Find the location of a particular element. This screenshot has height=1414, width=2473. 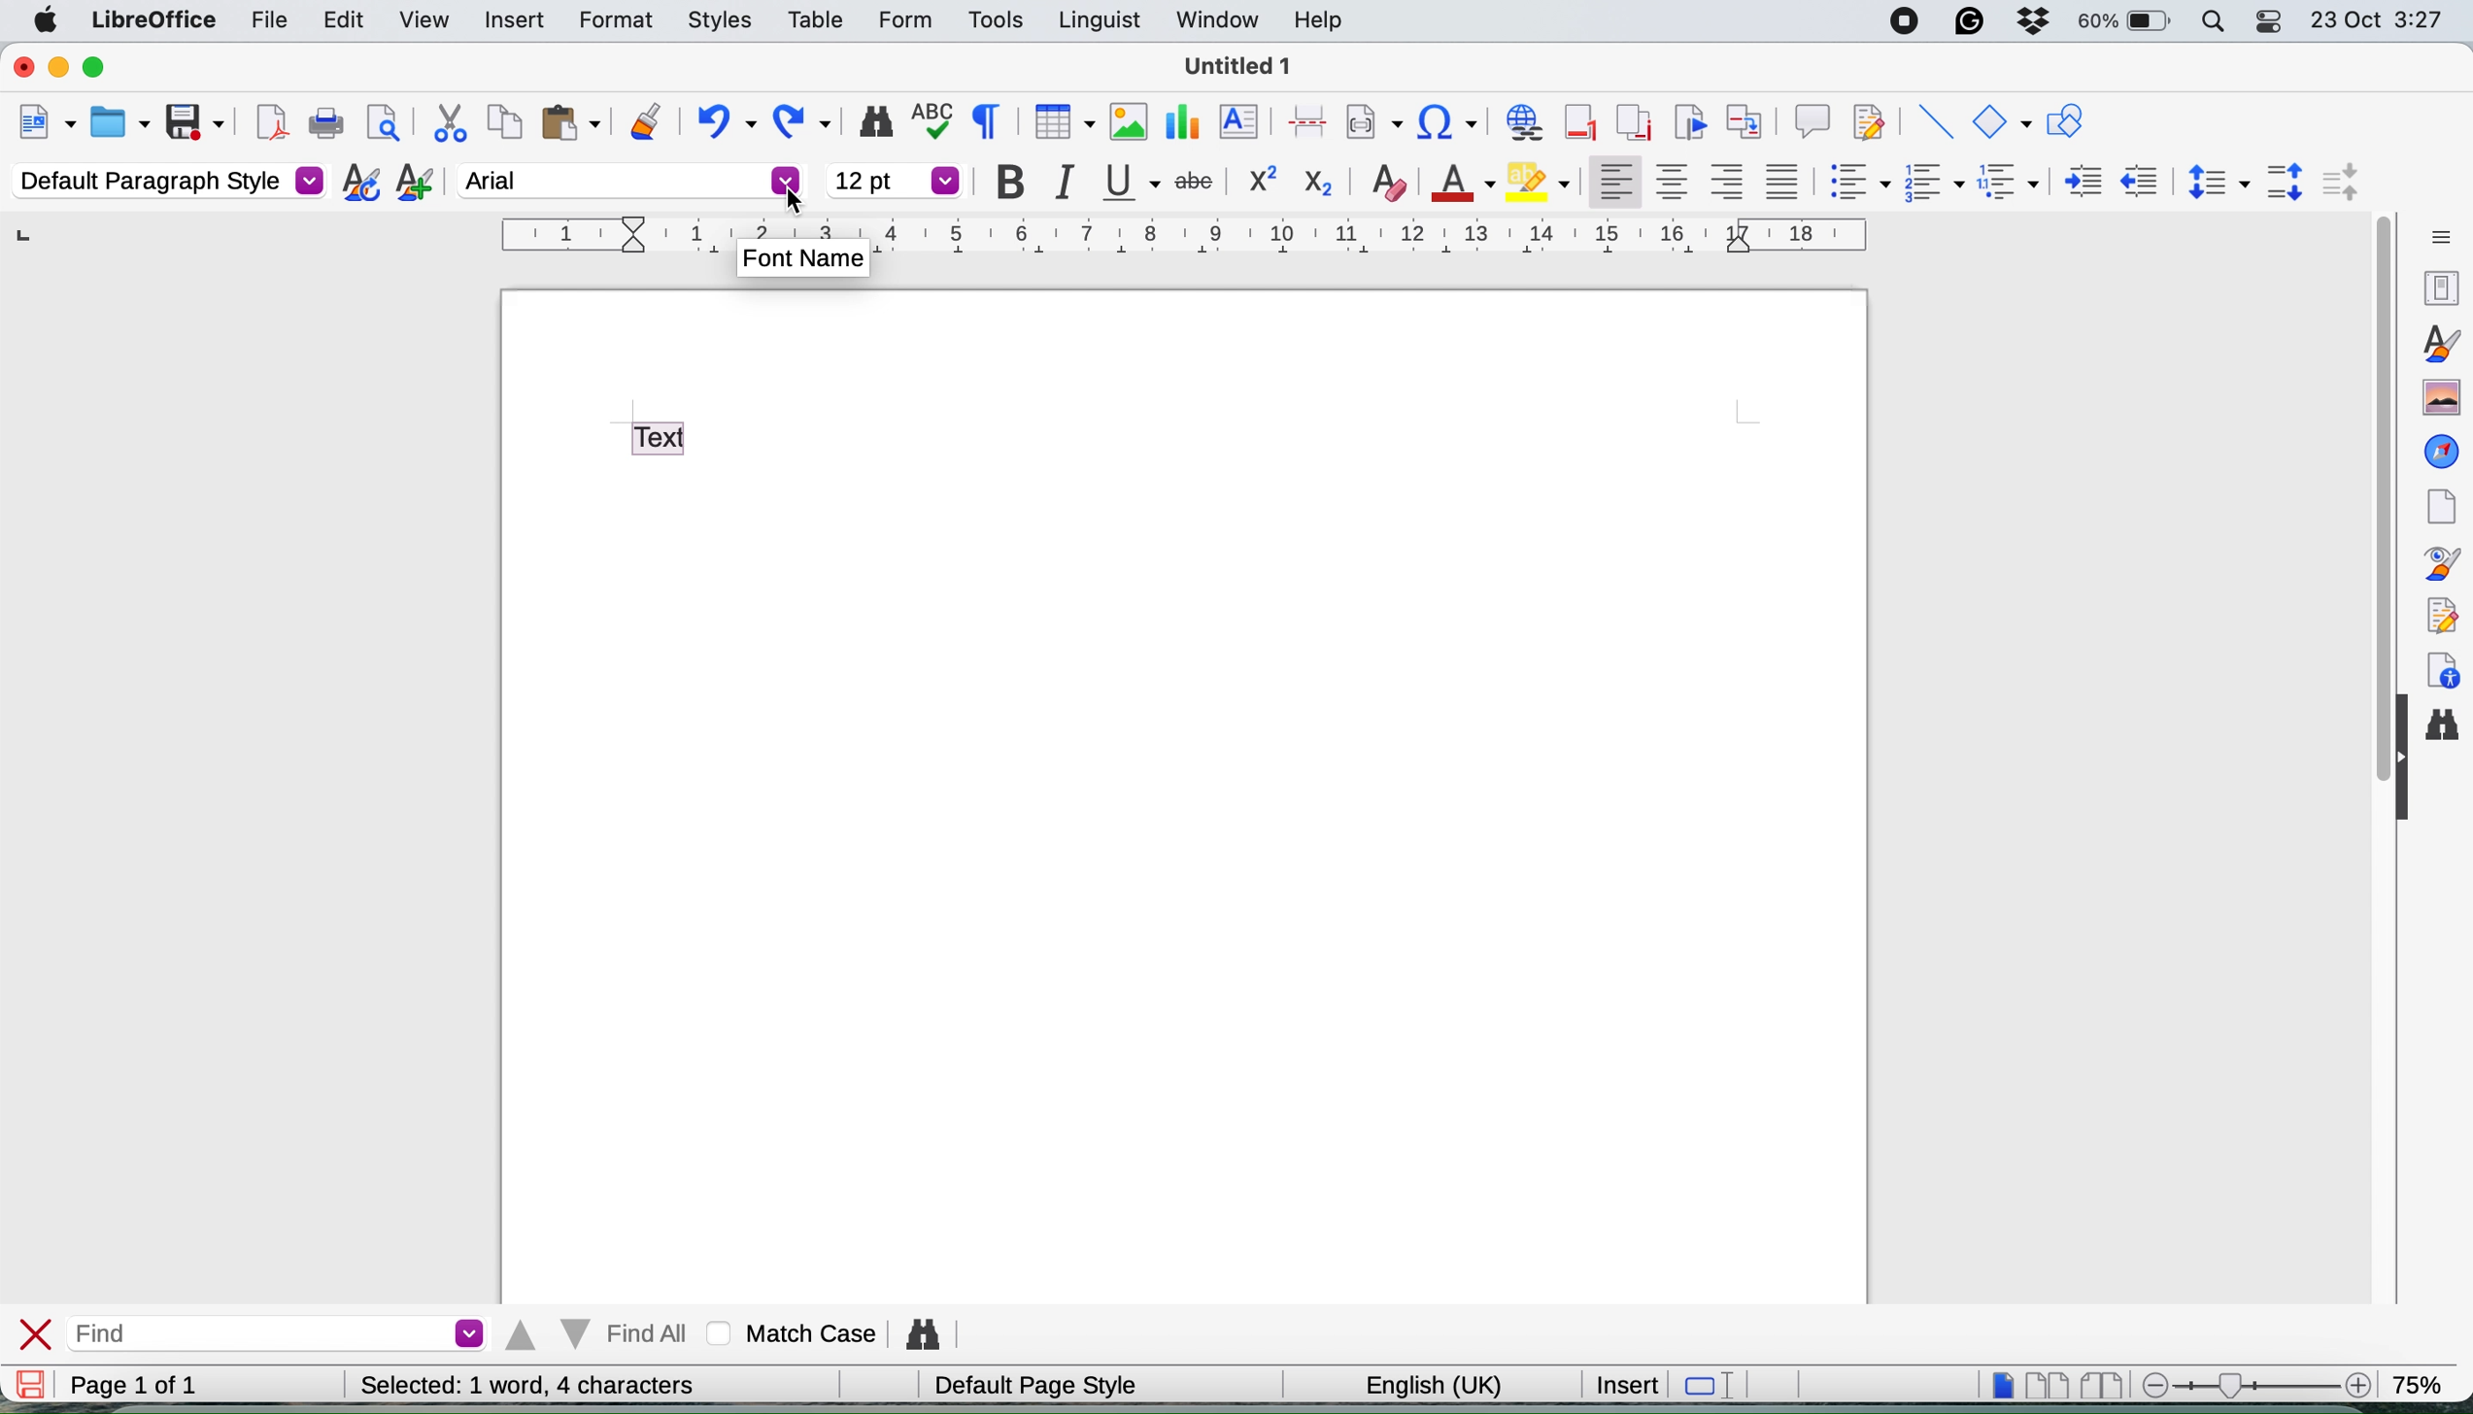

show track change functions is located at coordinates (1873, 123).